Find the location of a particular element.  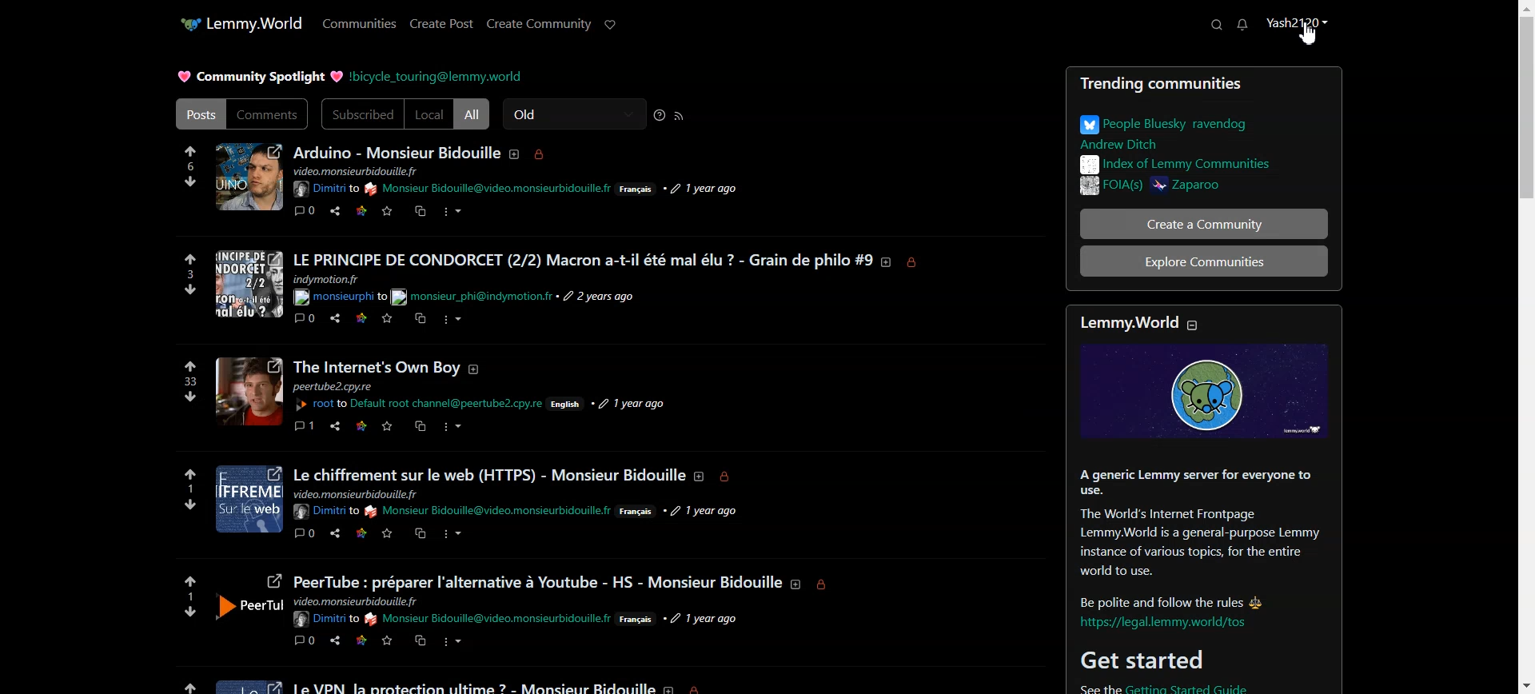

save is located at coordinates (388, 428).